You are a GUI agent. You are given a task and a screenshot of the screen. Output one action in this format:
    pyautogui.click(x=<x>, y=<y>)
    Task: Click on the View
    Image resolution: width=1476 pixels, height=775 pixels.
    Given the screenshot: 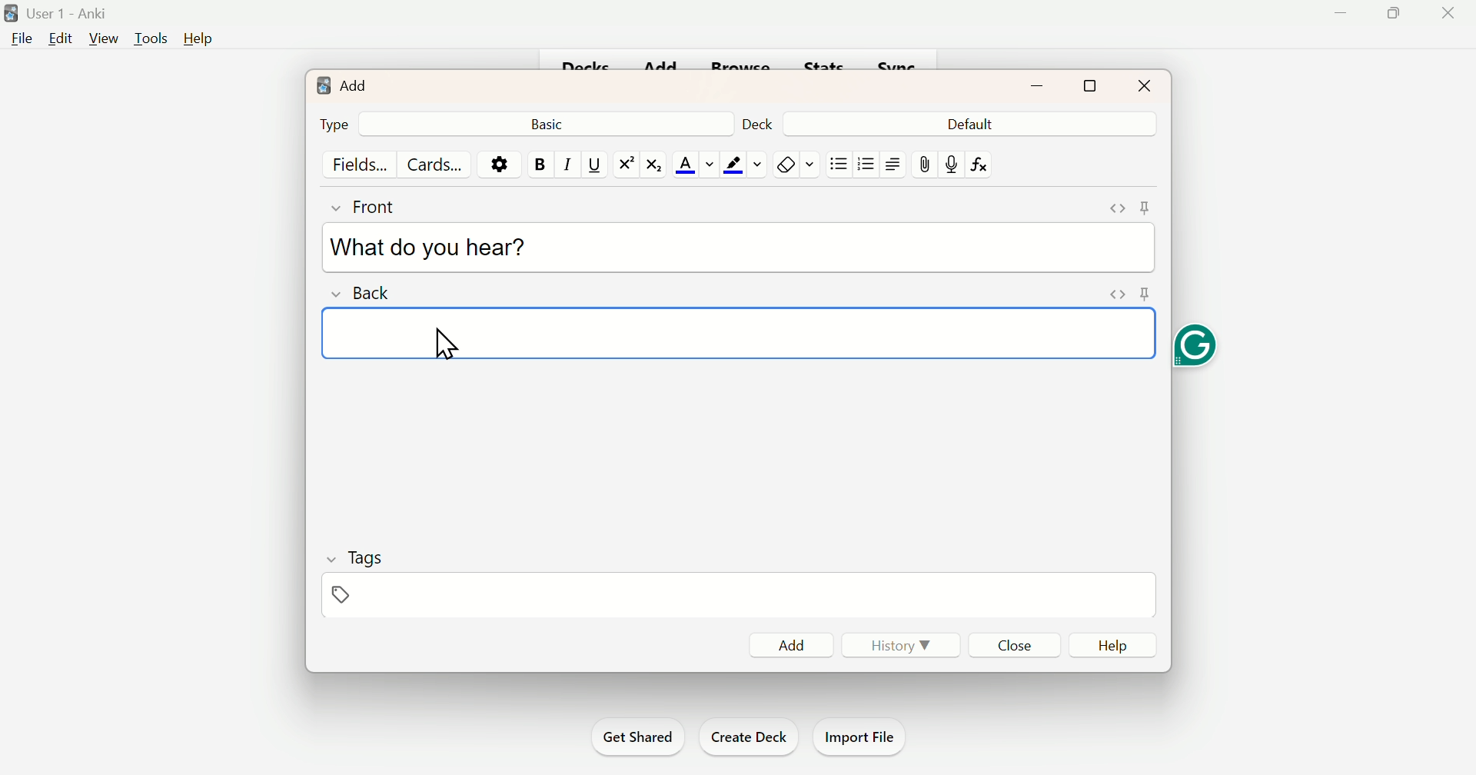 What is the action you would take?
    pyautogui.click(x=101, y=39)
    